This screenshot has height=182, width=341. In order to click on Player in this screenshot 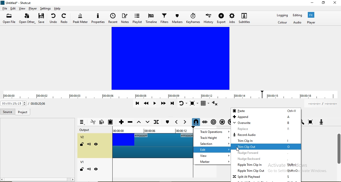, I will do `click(311, 22)`.